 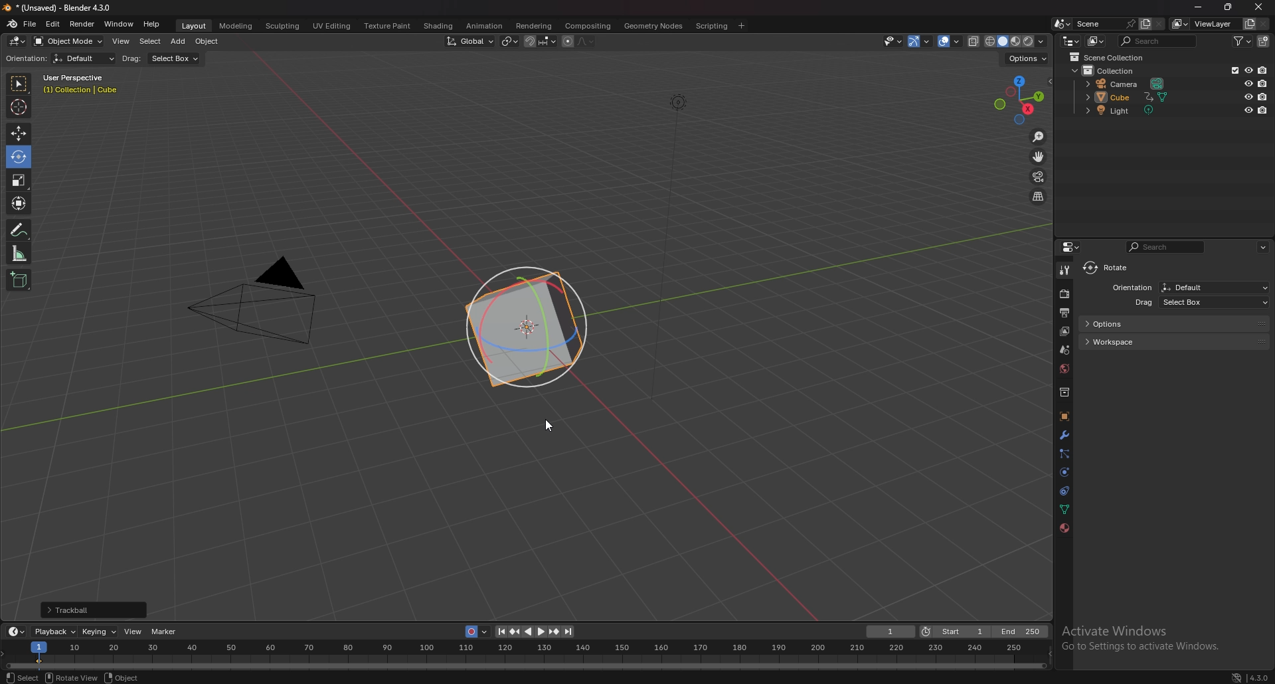 What do you see at coordinates (511, 41) in the screenshot?
I see `transform pivot point` at bounding box center [511, 41].